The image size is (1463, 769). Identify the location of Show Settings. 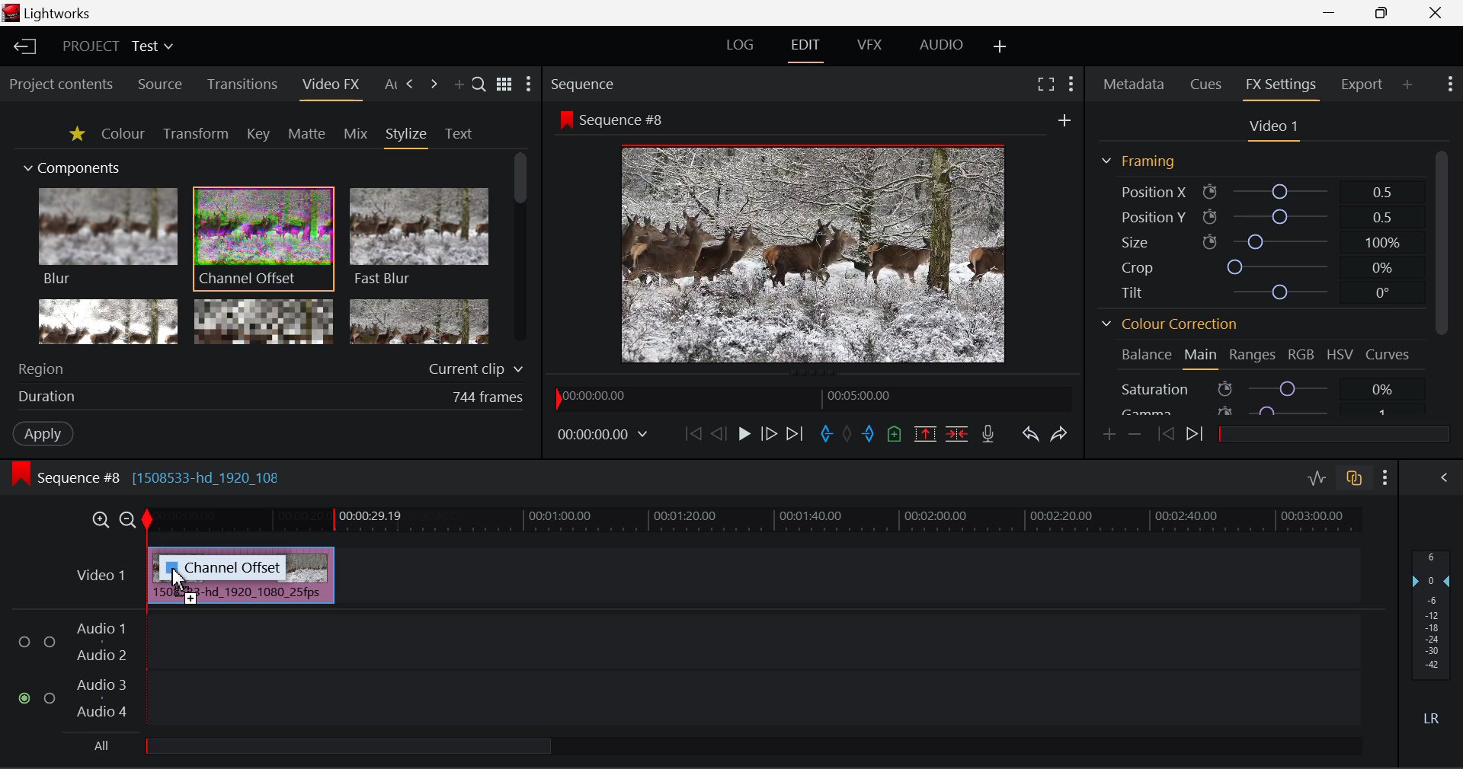
(1385, 478).